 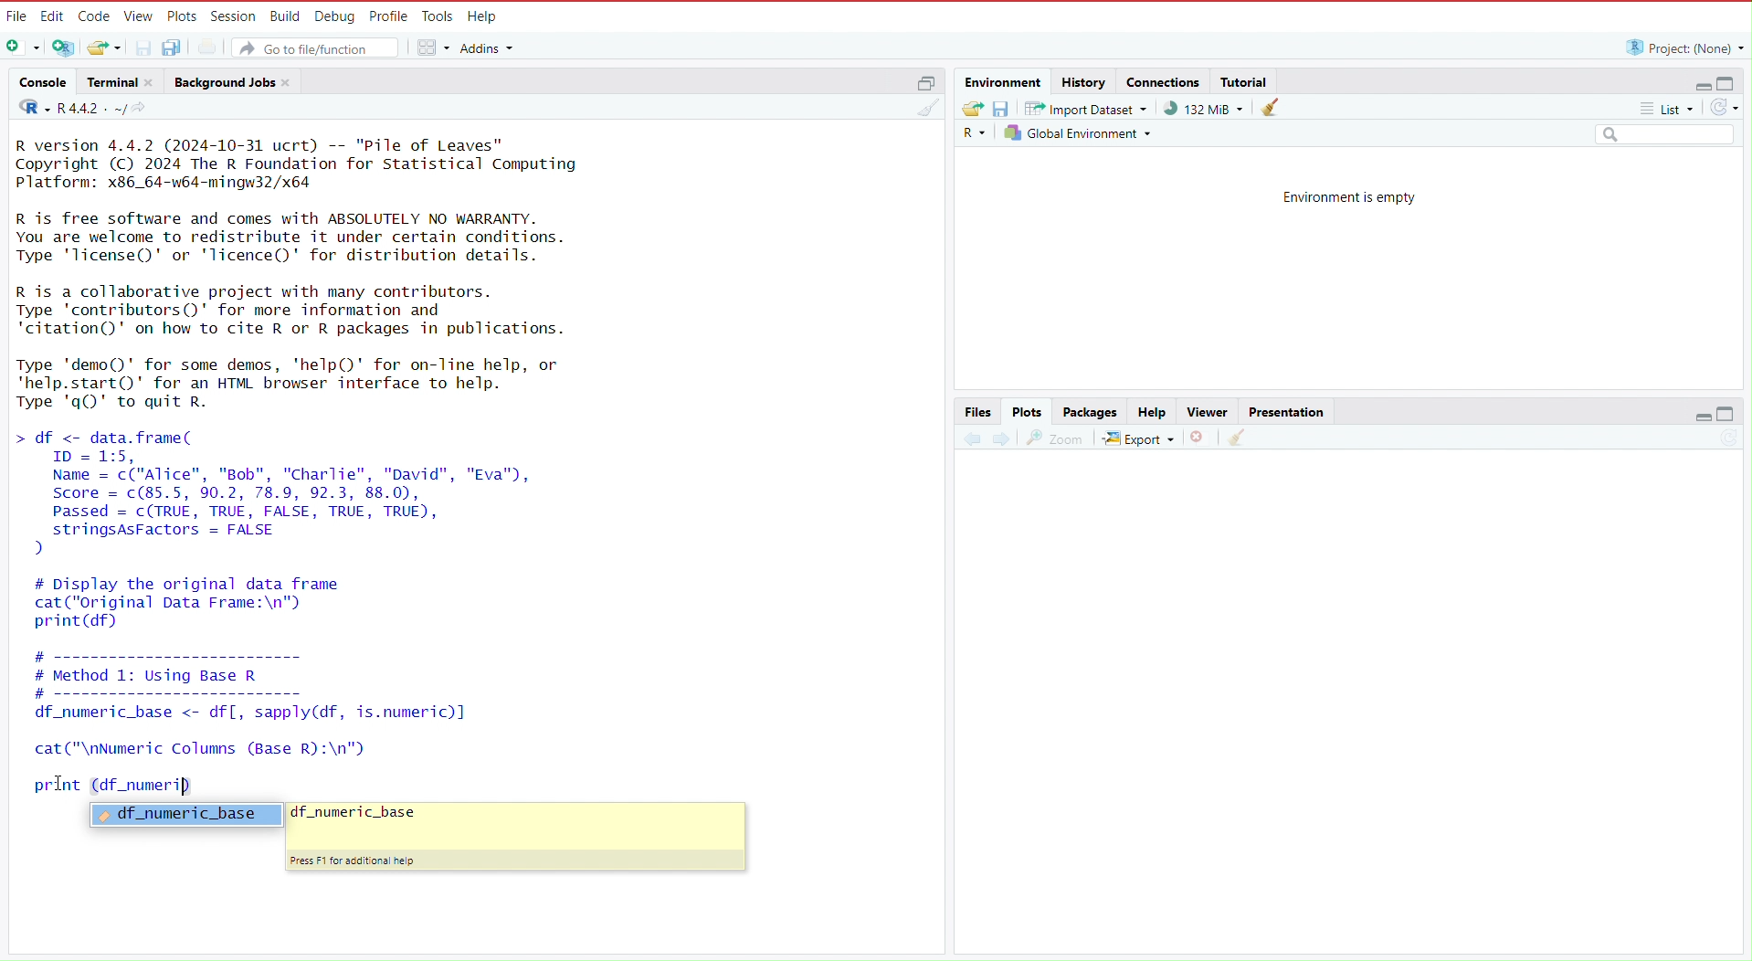 What do you see at coordinates (484, 15) in the screenshot?
I see `Help` at bounding box center [484, 15].